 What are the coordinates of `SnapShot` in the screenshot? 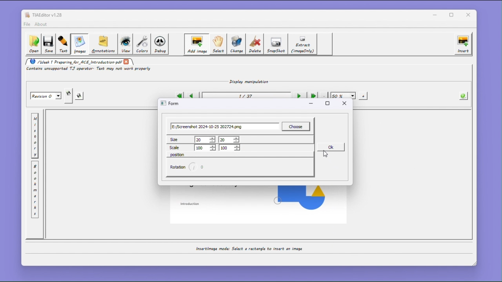 It's located at (277, 44).